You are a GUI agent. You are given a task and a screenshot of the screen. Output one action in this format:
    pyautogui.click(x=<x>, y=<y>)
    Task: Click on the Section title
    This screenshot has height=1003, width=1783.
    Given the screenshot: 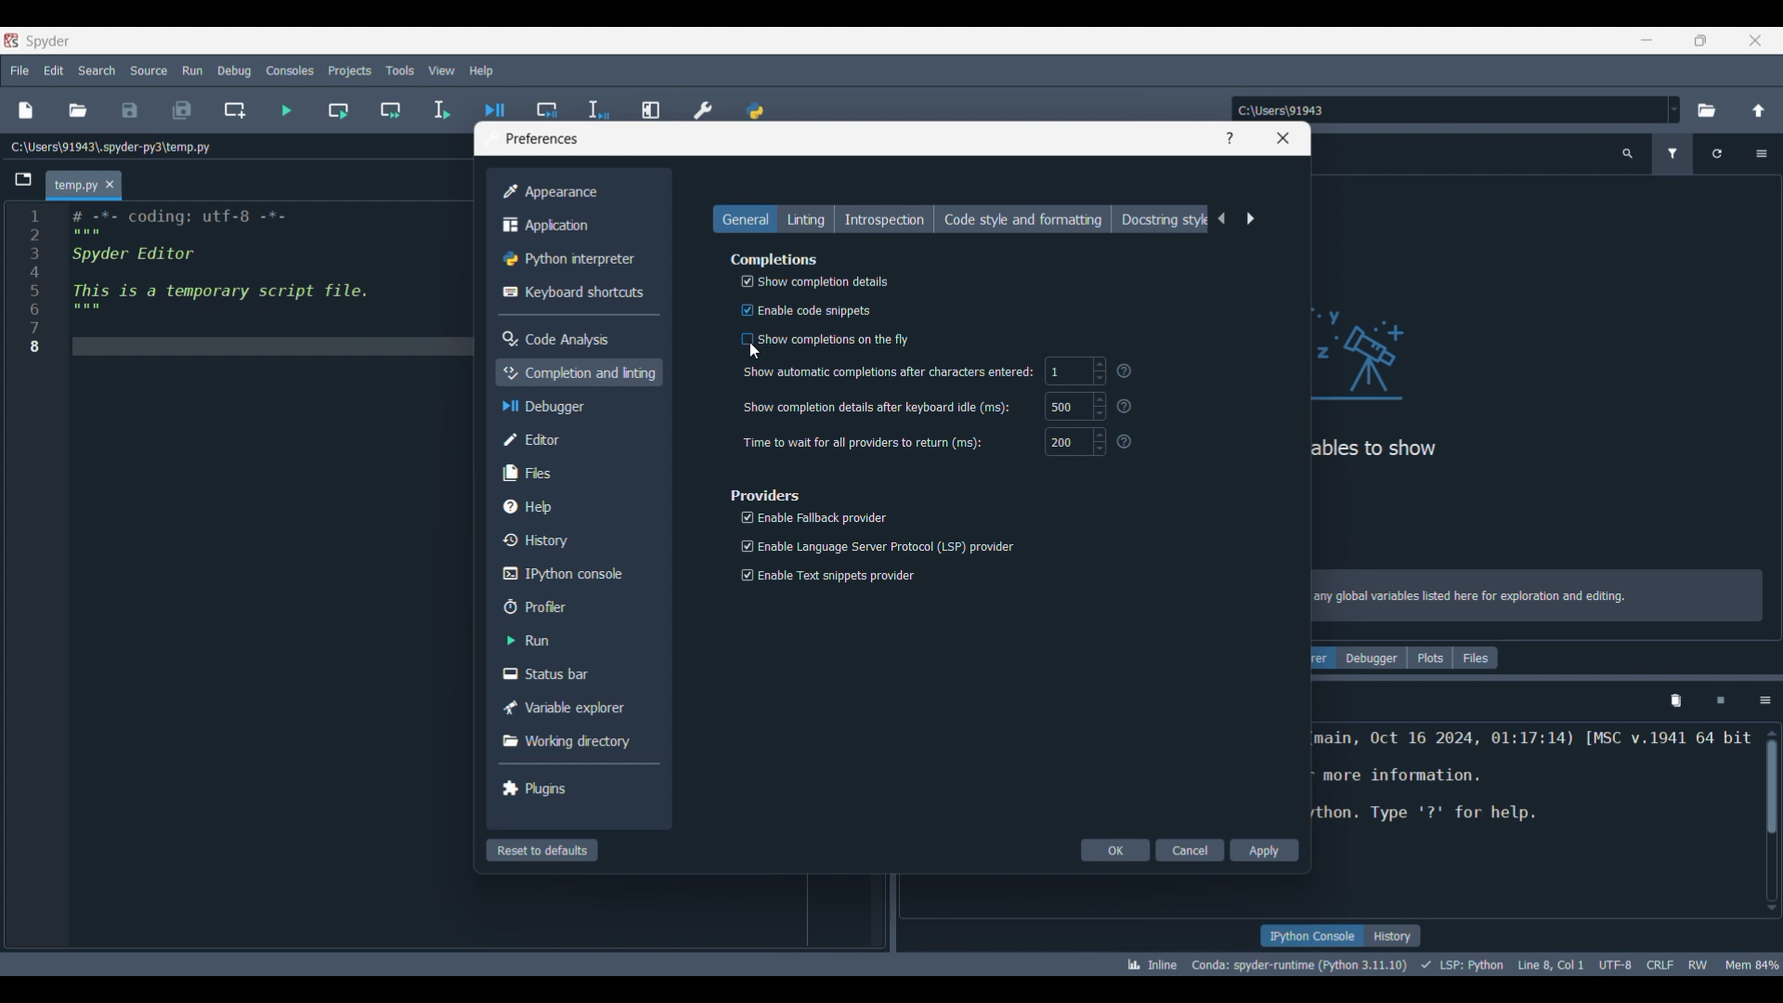 What is the action you would take?
    pyautogui.click(x=775, y=259)
    